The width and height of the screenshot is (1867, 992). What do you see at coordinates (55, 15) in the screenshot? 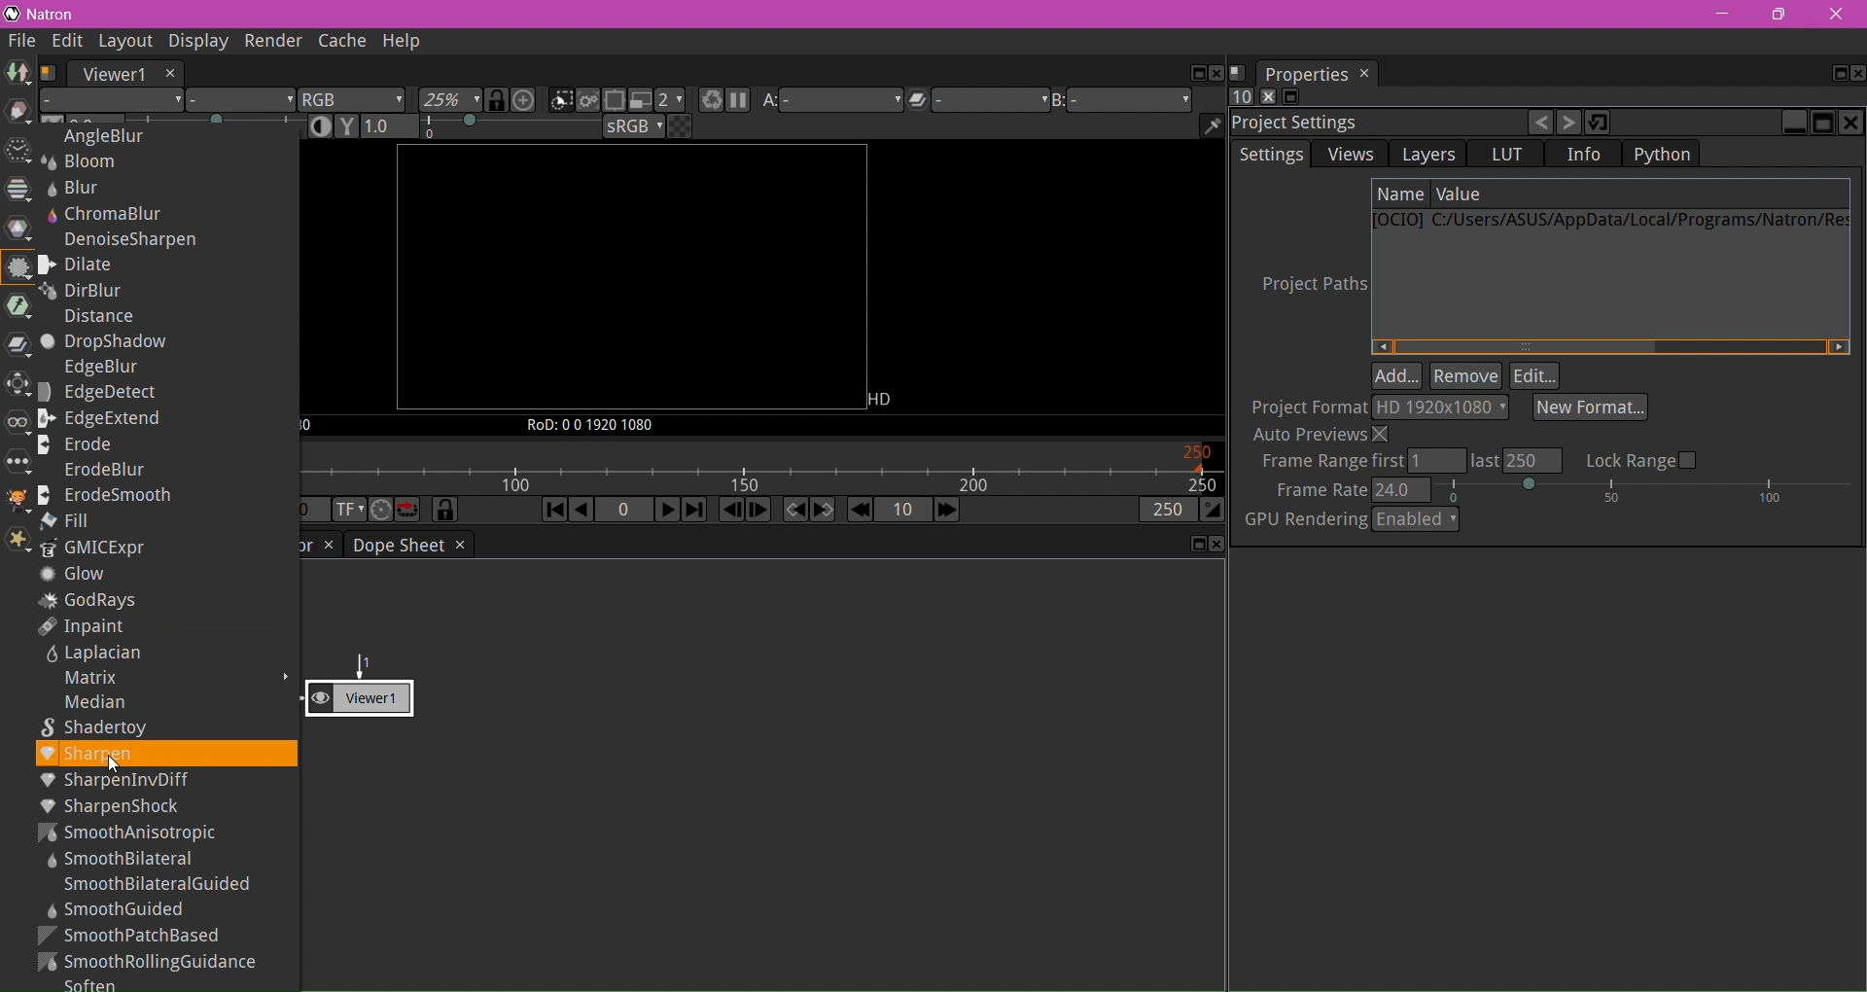
I see `Application Name` at bounding box center [55, 15].